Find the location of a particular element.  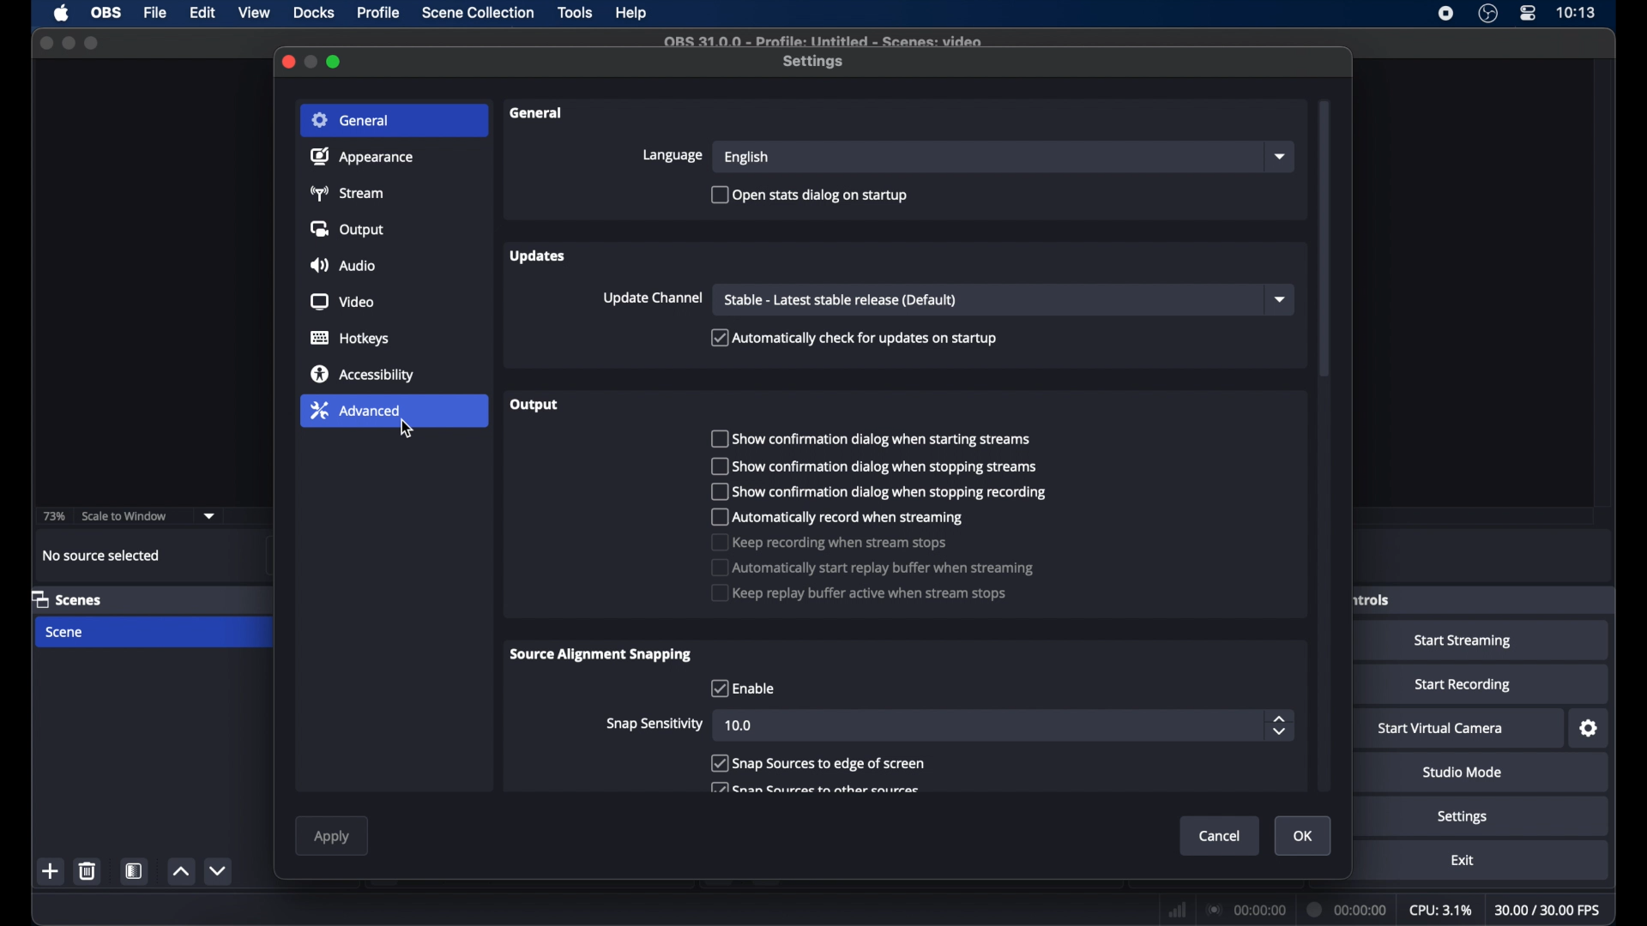

advanced  is located at coordinates (355, 410).